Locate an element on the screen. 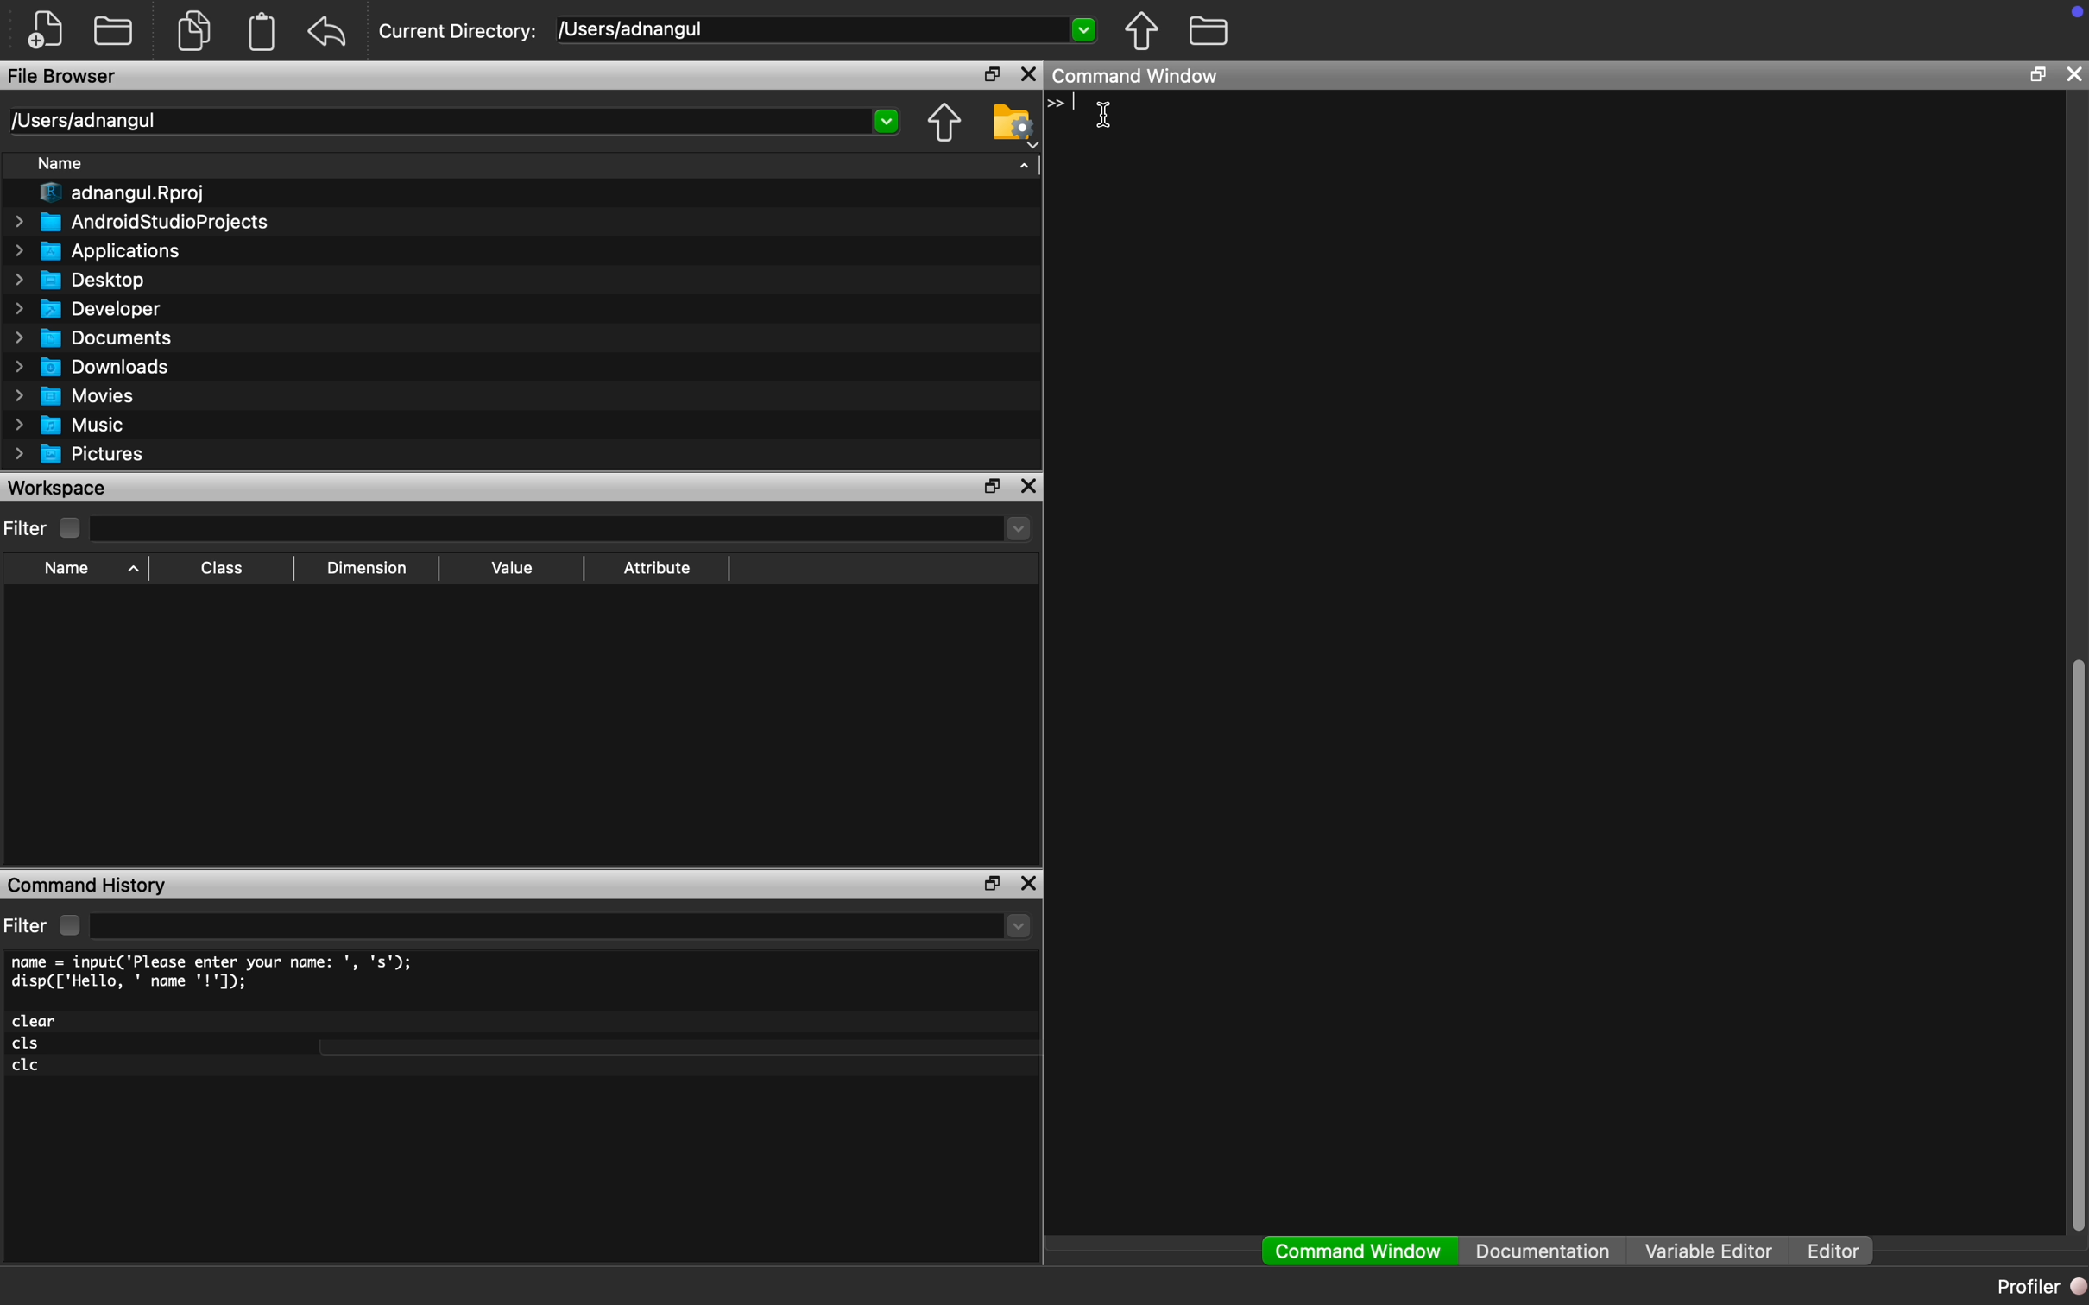 The height and width of the screenshot is (1305, 2089). Folder settings is located at coordinates (1014, 125).